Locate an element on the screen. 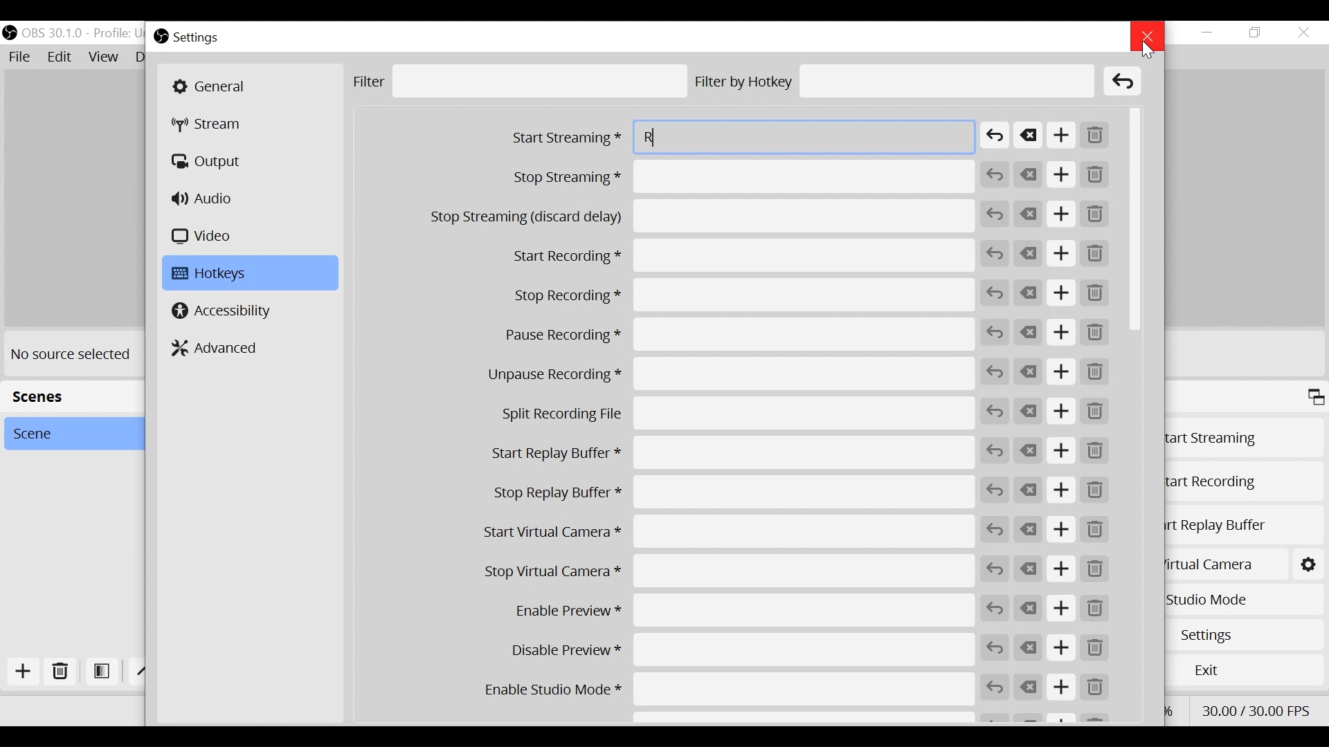 The height and width of the screenshot is (747, 1329). Clear is located at coordinates (1029, 293).